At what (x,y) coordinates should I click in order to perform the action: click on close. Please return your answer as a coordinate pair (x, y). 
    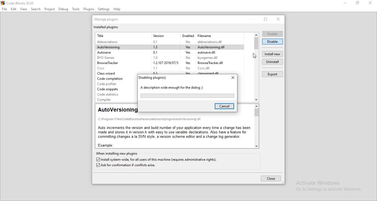
    Looking at the image, I should click on (370, 3).